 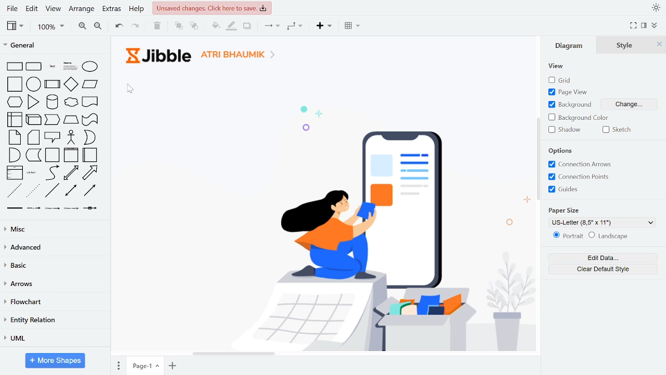 I want to click on Paper size, so click(x=568, y=210).